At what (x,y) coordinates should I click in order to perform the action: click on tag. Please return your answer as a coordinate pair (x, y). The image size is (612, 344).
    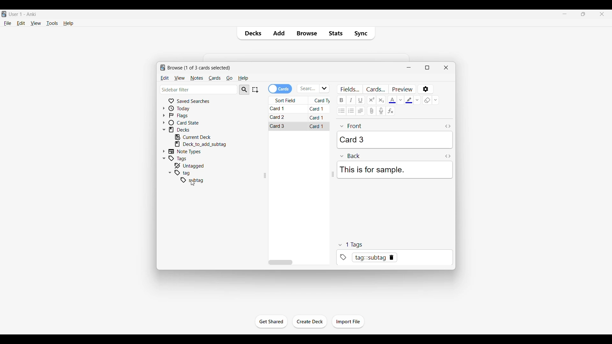
    Looking at the image, I should click on (181, 173).